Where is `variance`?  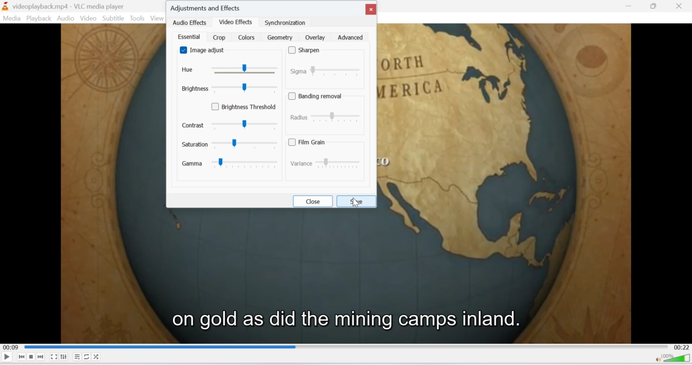
variance is located at coordinates (324, 163).